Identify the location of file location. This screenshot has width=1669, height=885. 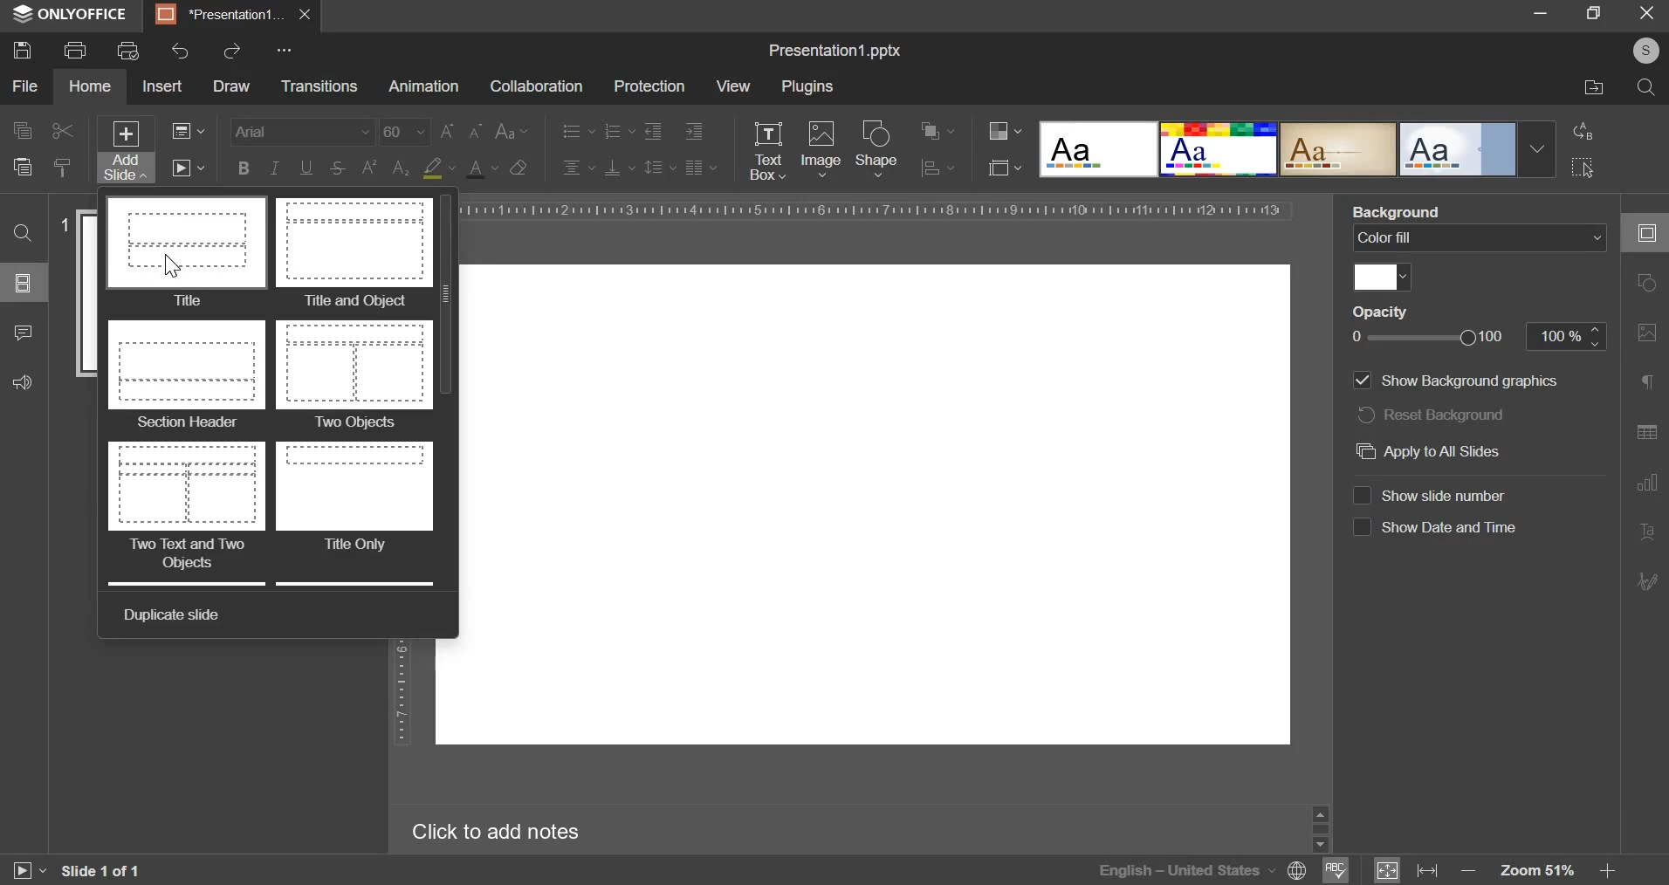
(1595, 88).